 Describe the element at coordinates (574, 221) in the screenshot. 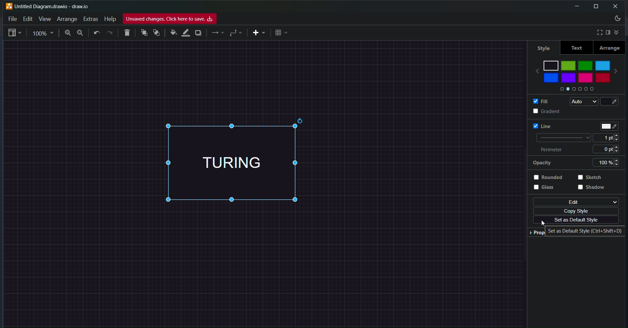

I see `set as default style` at that location.